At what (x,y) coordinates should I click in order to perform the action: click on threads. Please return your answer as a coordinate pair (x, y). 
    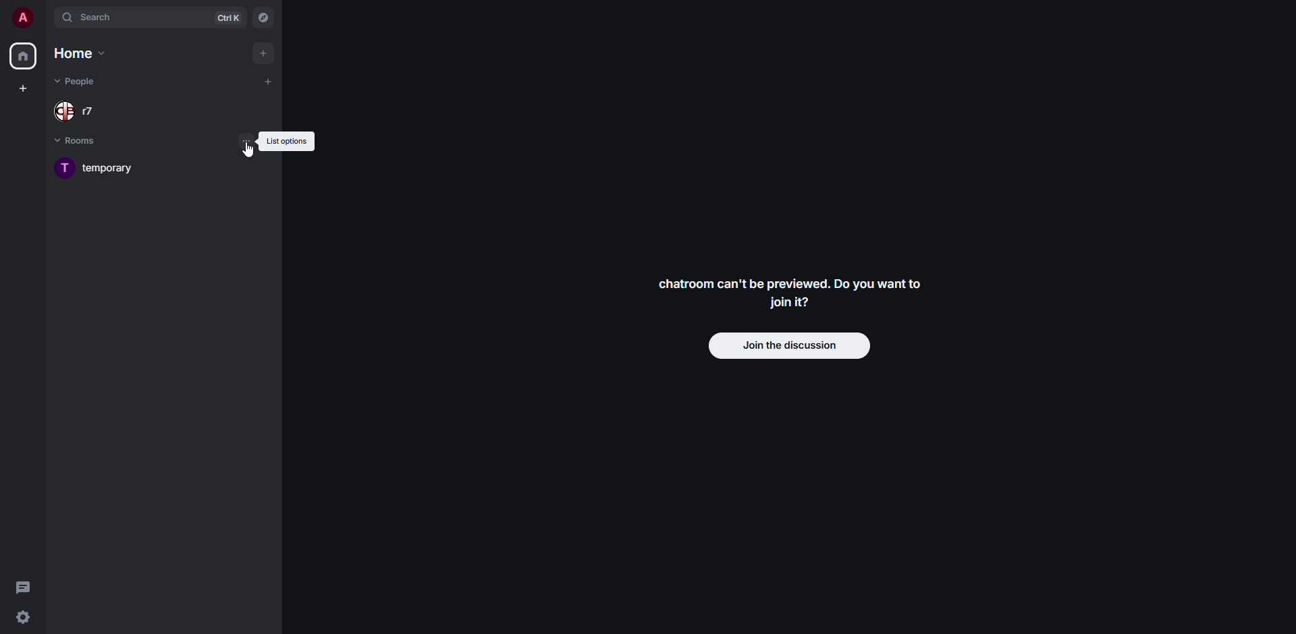
    Looking at the image, I should click on (24, 586).